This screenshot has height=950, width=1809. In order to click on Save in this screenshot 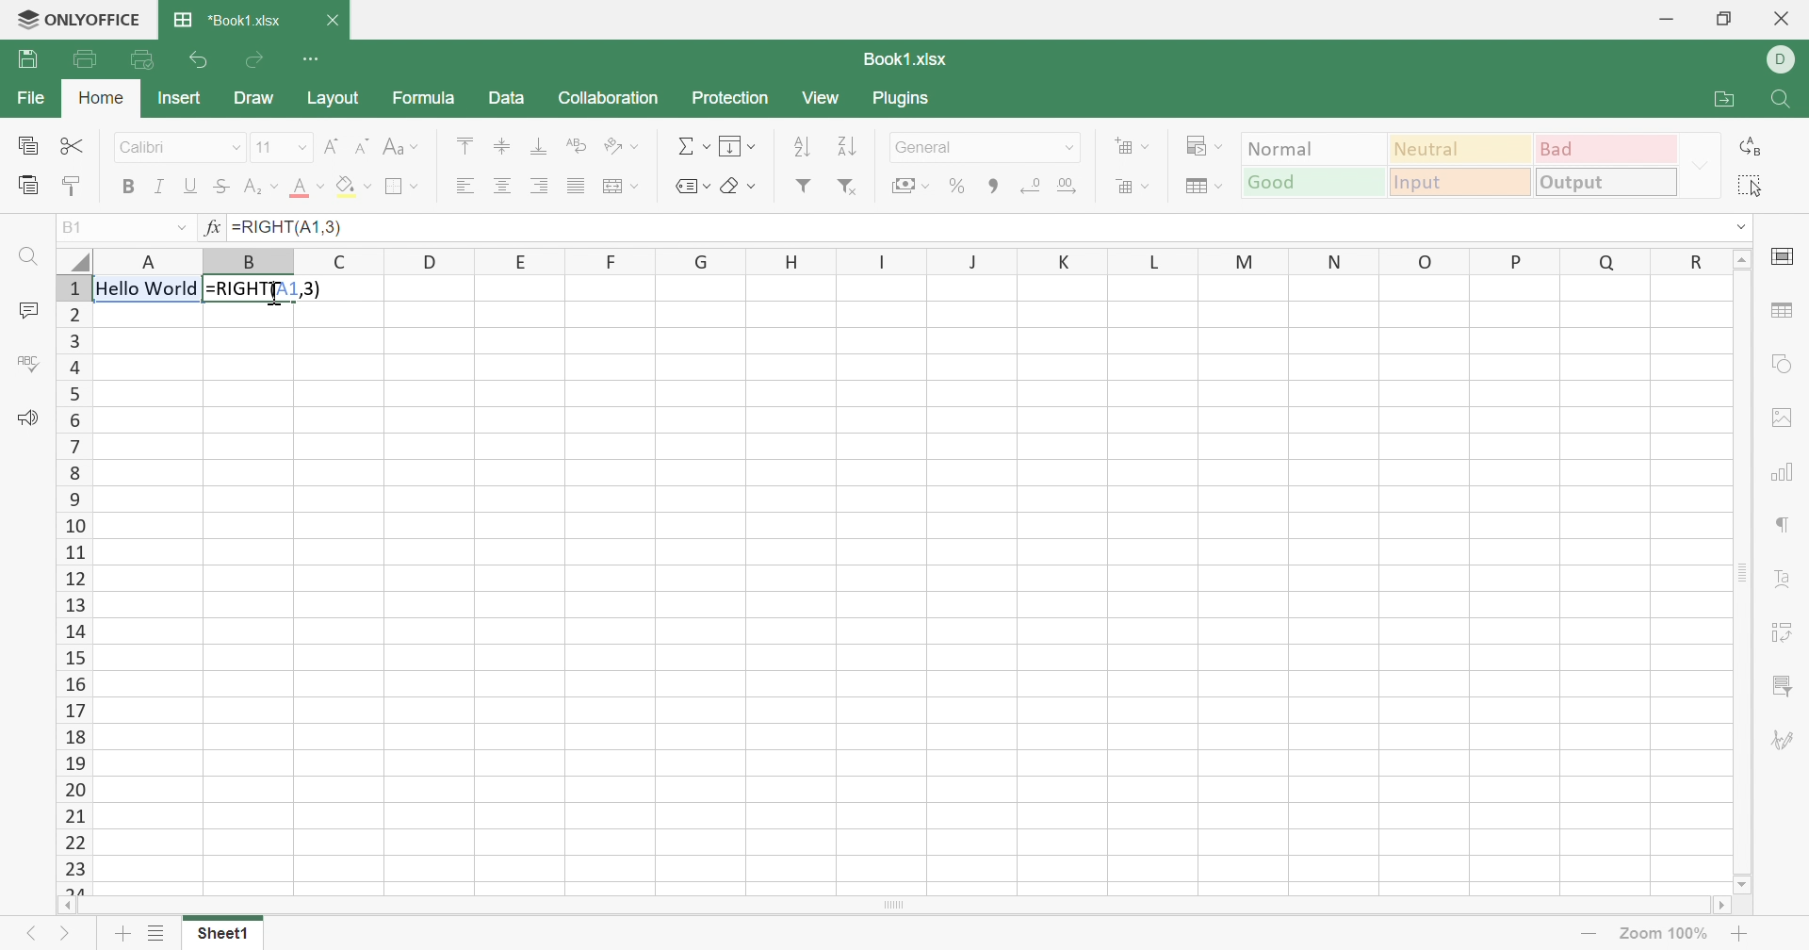, I will do `click(28, 59)`.